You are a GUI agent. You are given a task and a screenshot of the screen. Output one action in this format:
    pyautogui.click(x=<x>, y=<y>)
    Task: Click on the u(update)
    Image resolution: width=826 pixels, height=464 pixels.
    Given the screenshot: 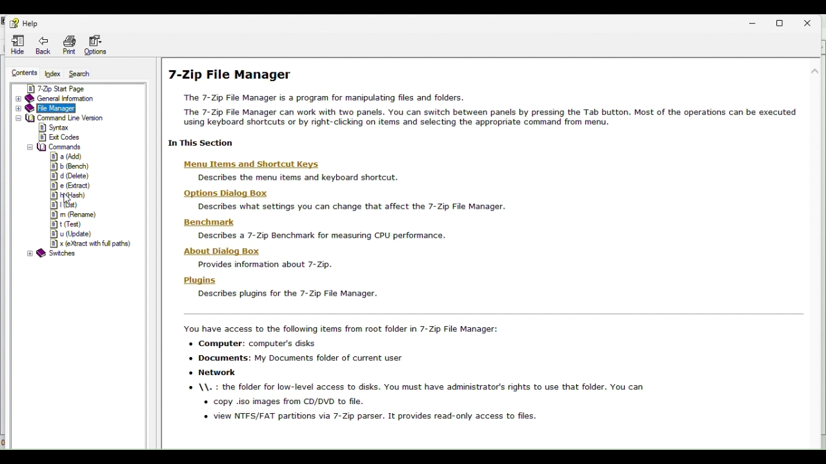 What is the action you would take?
    pyautogui.click(x=172, y=694)
    